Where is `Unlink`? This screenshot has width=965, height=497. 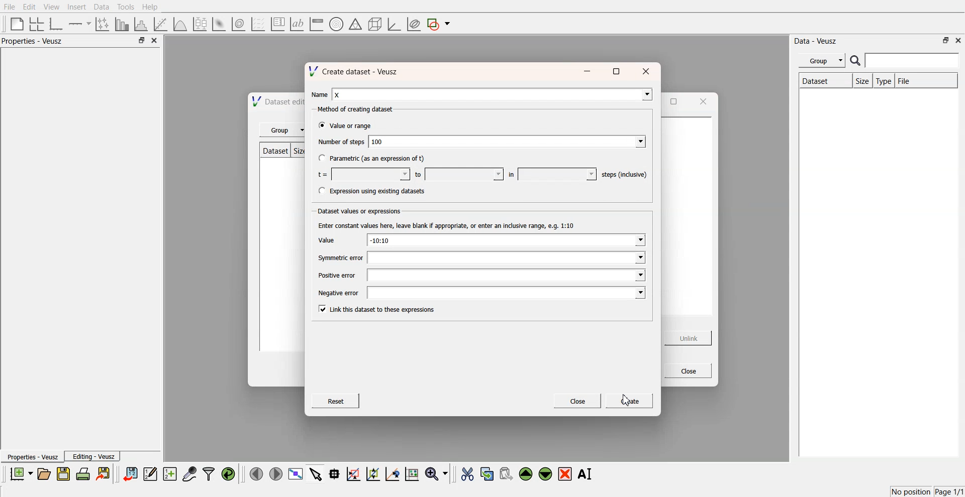 Unlink is located at coordinates (689, 338).